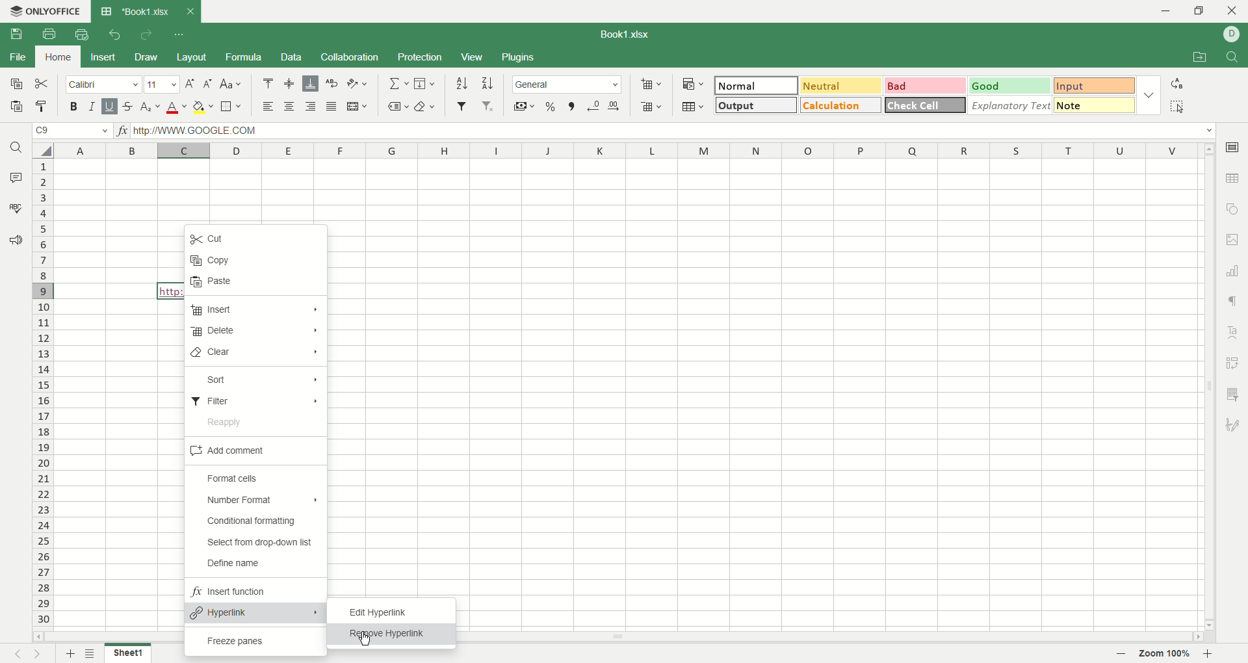 This screenshot has height=663, width=1248. What do you see at coordinates (1176, 83) in the screenshot?
I see `replace` at bounding box center [1176, 83].